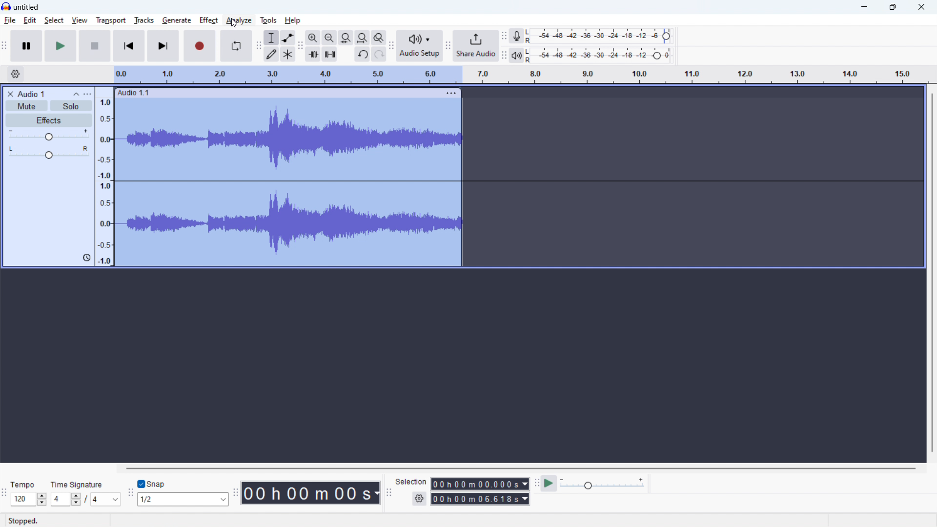  I want to click on playback meter toolbar, so click(503, 56).